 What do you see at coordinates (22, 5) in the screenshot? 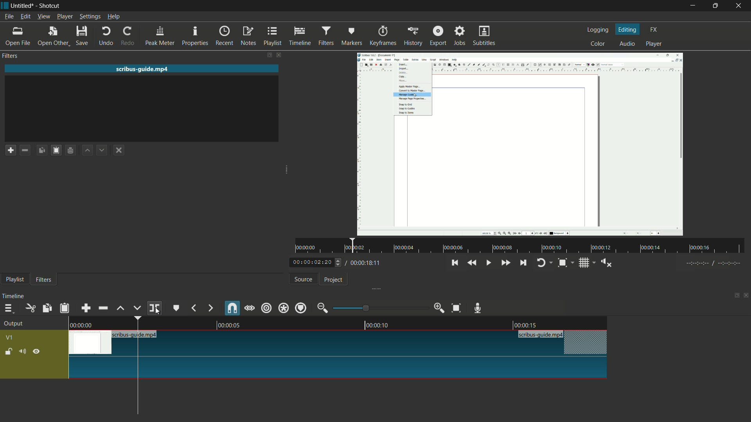
I see `project name` at bounding box center [22, 5].